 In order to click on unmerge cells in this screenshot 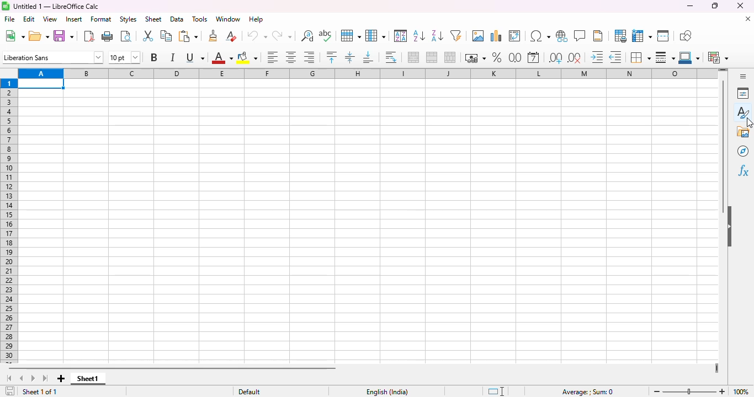, I will do `click(450, 57)`.